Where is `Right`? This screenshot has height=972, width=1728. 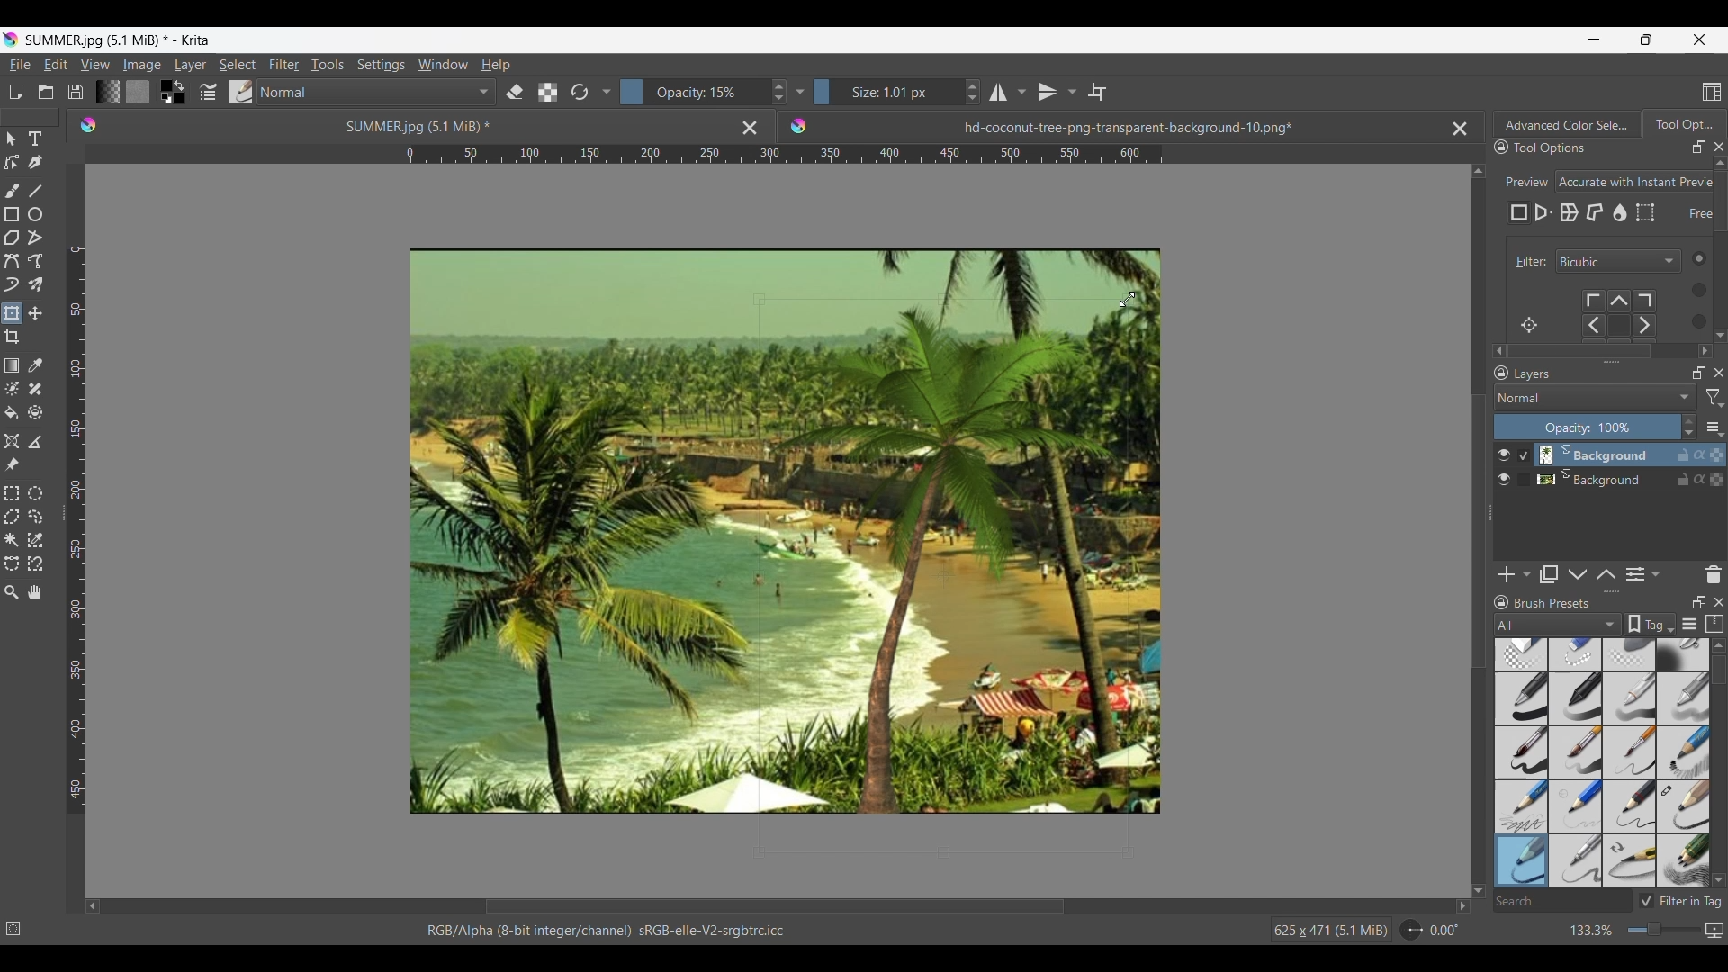 Right is located at coordinates (1702, 348).